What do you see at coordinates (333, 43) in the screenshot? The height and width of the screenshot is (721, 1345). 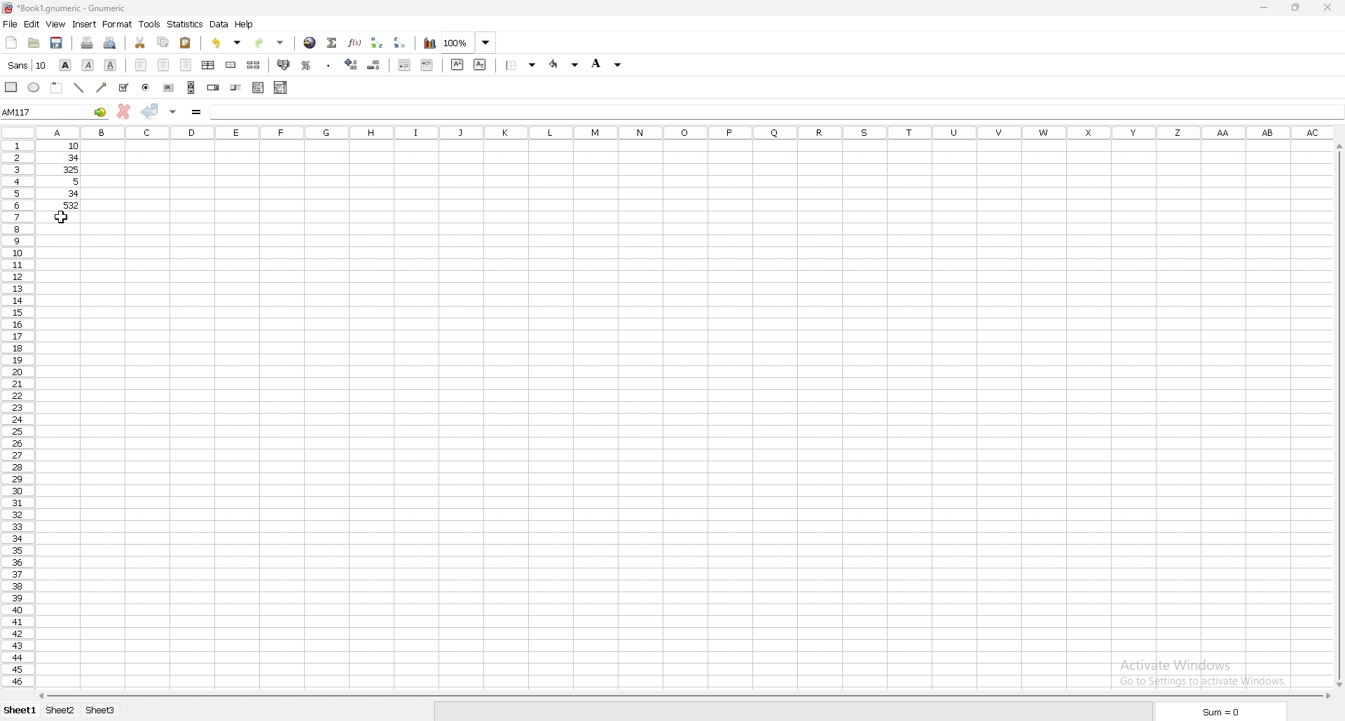 I see `summation` at bounding box center [333, 43].